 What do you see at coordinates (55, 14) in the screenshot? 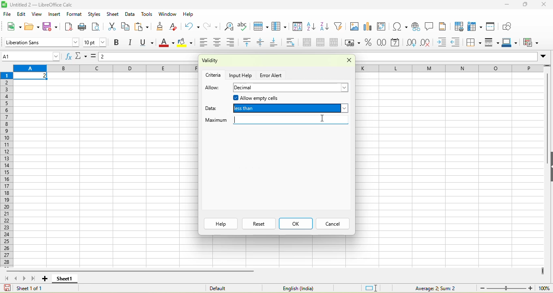
I see `insert` at bounding box center [55, 14].